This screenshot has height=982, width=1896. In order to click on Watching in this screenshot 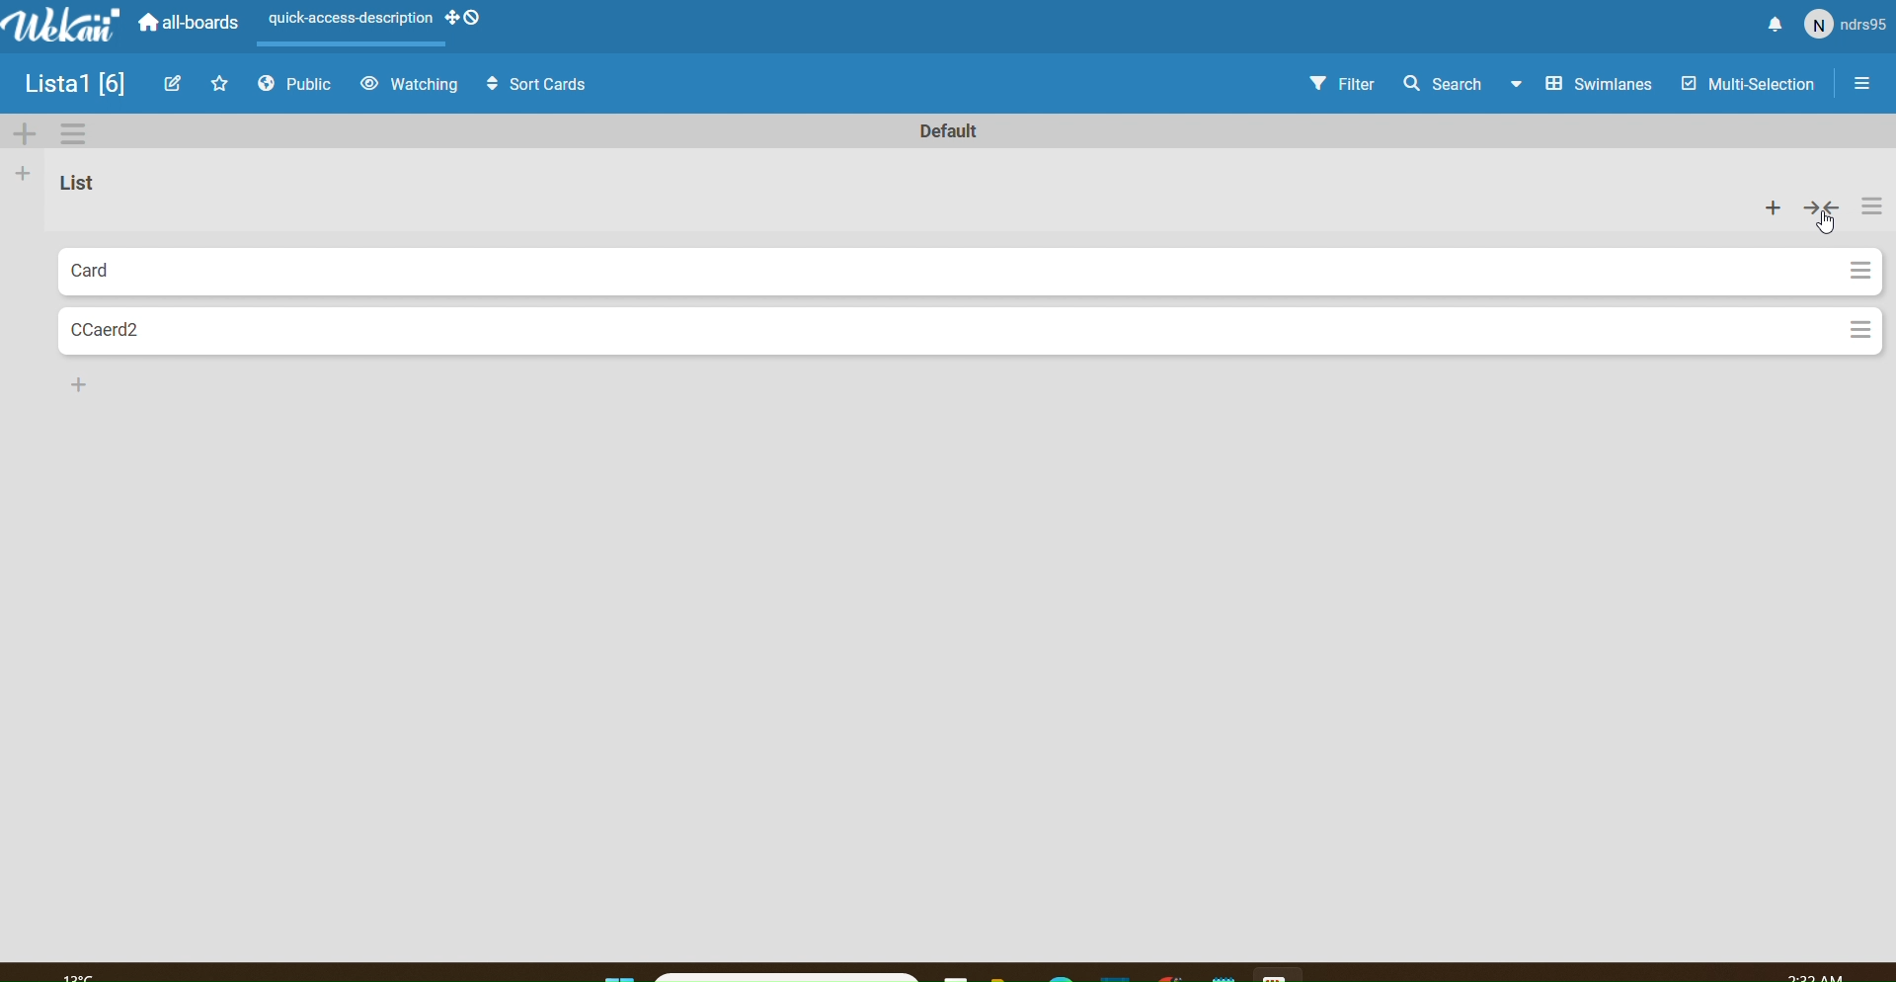, I will do `click(405, 84)`.